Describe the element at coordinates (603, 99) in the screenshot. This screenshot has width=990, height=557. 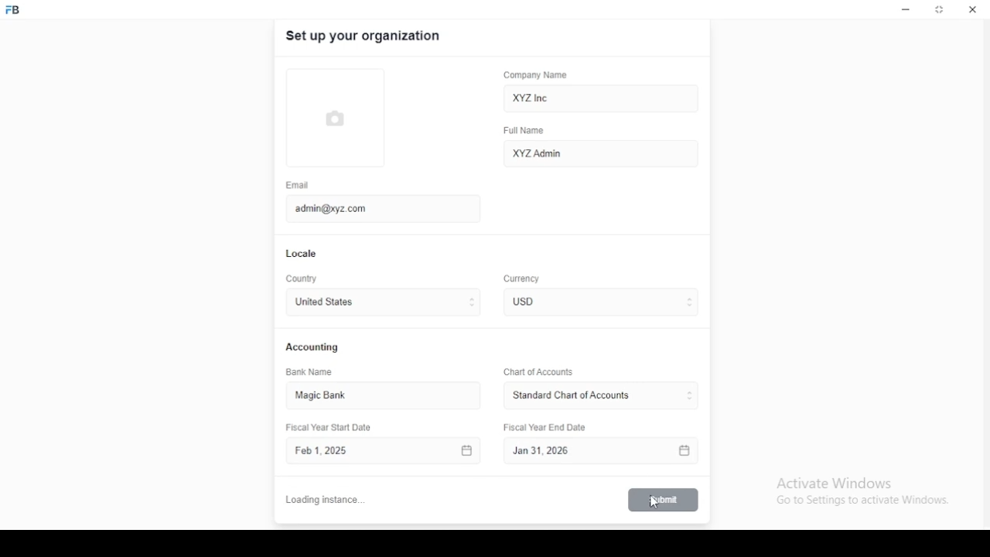
I see `XYZ Inc` at that location.